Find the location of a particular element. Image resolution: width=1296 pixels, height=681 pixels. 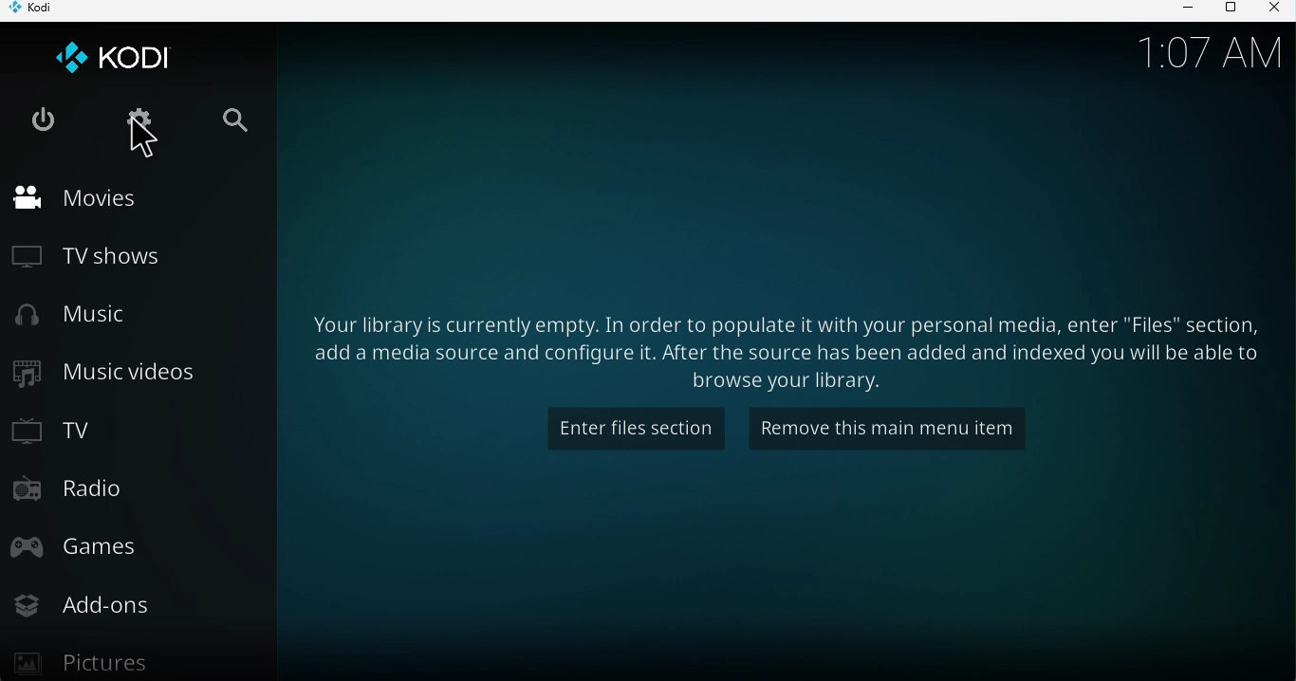

Maximize is located at coordinates (1229, 13).